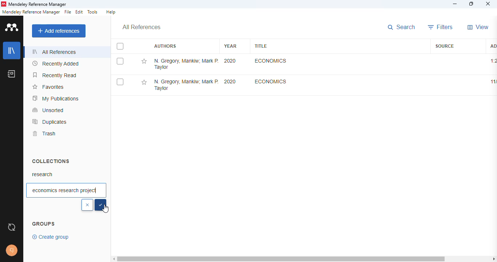 The image size is (497, 262). What do you see at coordinates (31, 12) in the screenshot?
I see `mendeley reference manager` at bounding box center [31, 12].